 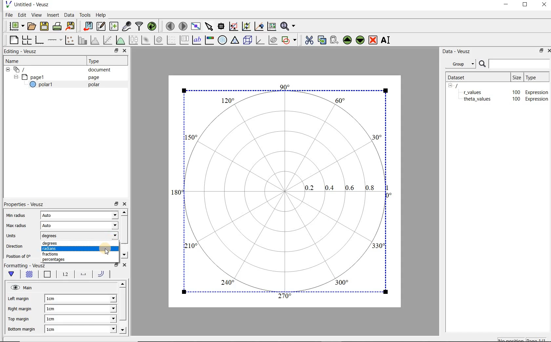 What do you see at coordinates (70, 40) in the screenshot?
I see `Plot points with lines and error bars` at bounding box center [70, 40].